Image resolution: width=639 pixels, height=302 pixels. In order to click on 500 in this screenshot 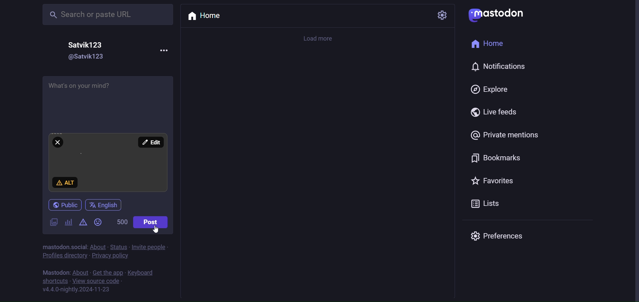, I will do `click(119, 221)`.